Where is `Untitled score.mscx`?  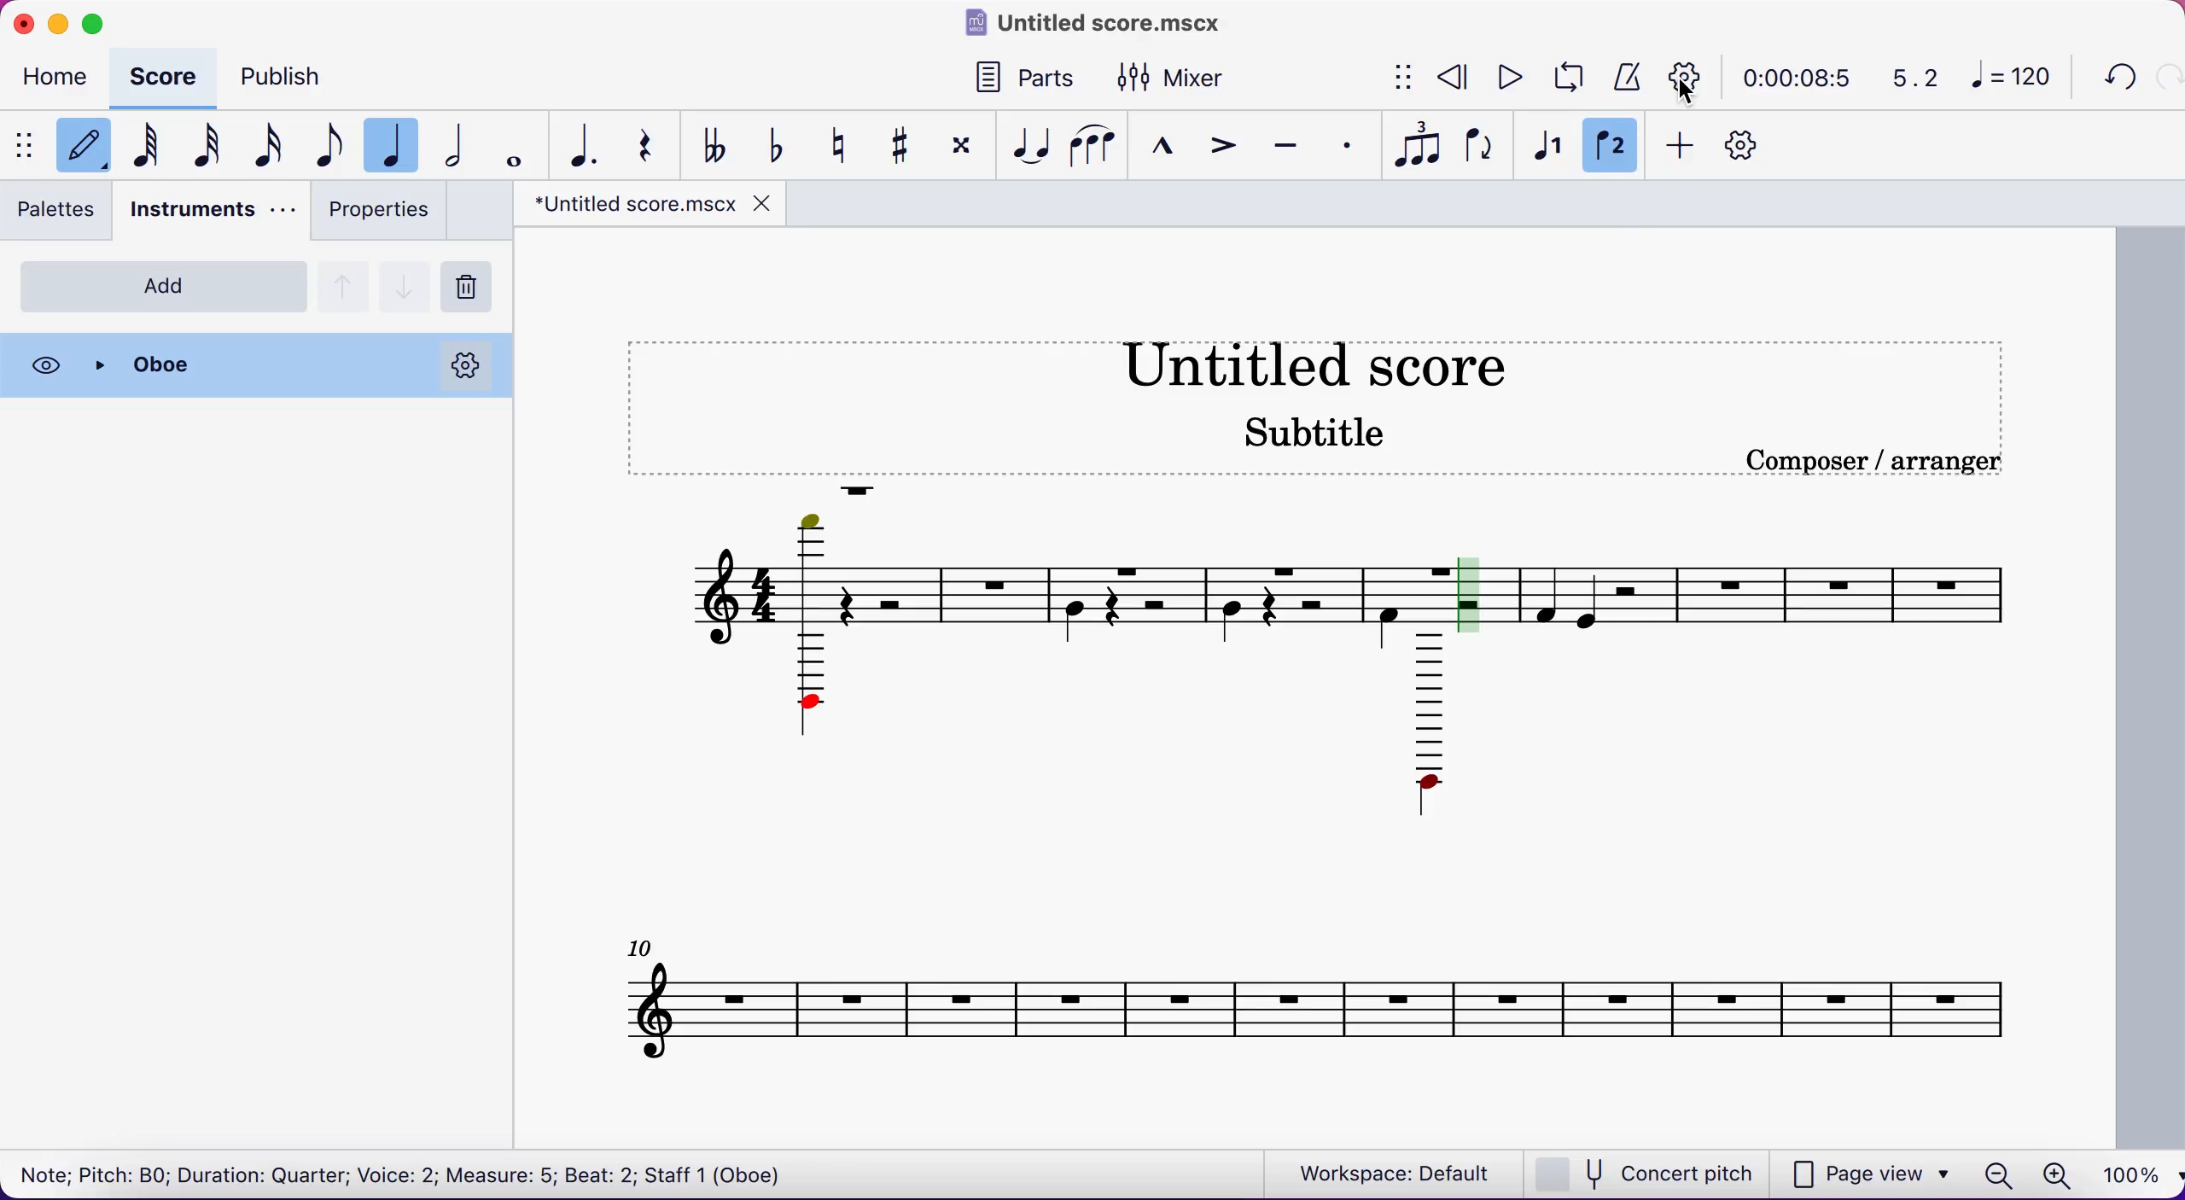
Untitled score.mscx is located at coordinates (1098, 21).